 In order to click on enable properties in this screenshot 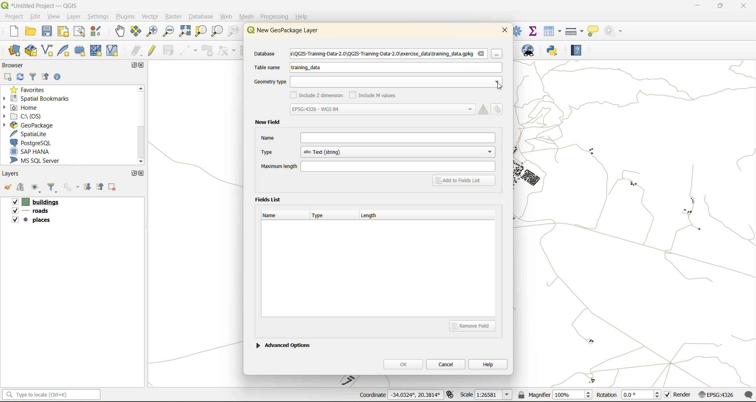, I will do `click(59, 76)`.